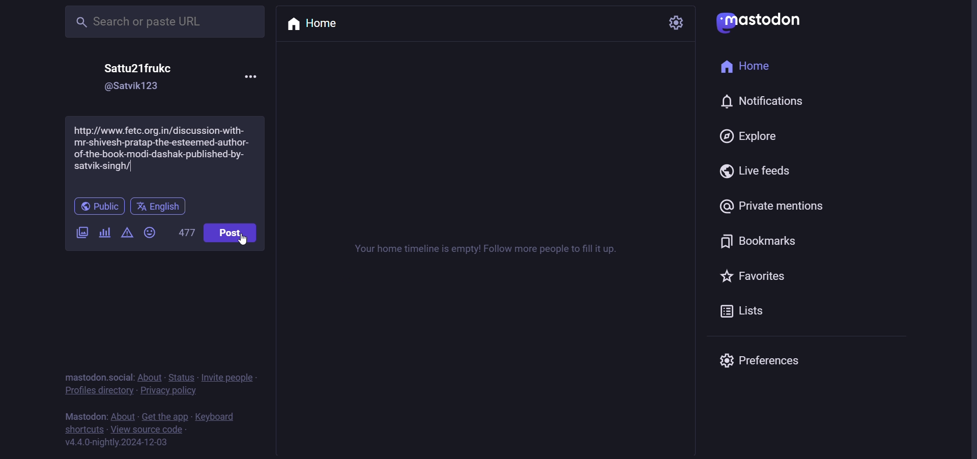  What do you see at coordinates (771, 358) in the screenshot?
I see `preferences` at bounding box center [771, 358].